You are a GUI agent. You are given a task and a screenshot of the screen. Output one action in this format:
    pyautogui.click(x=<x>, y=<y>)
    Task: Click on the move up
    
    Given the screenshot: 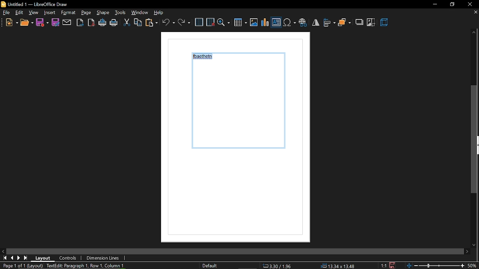 What is the action you would take?
    pyautogui.click(x=474, y=33)
    